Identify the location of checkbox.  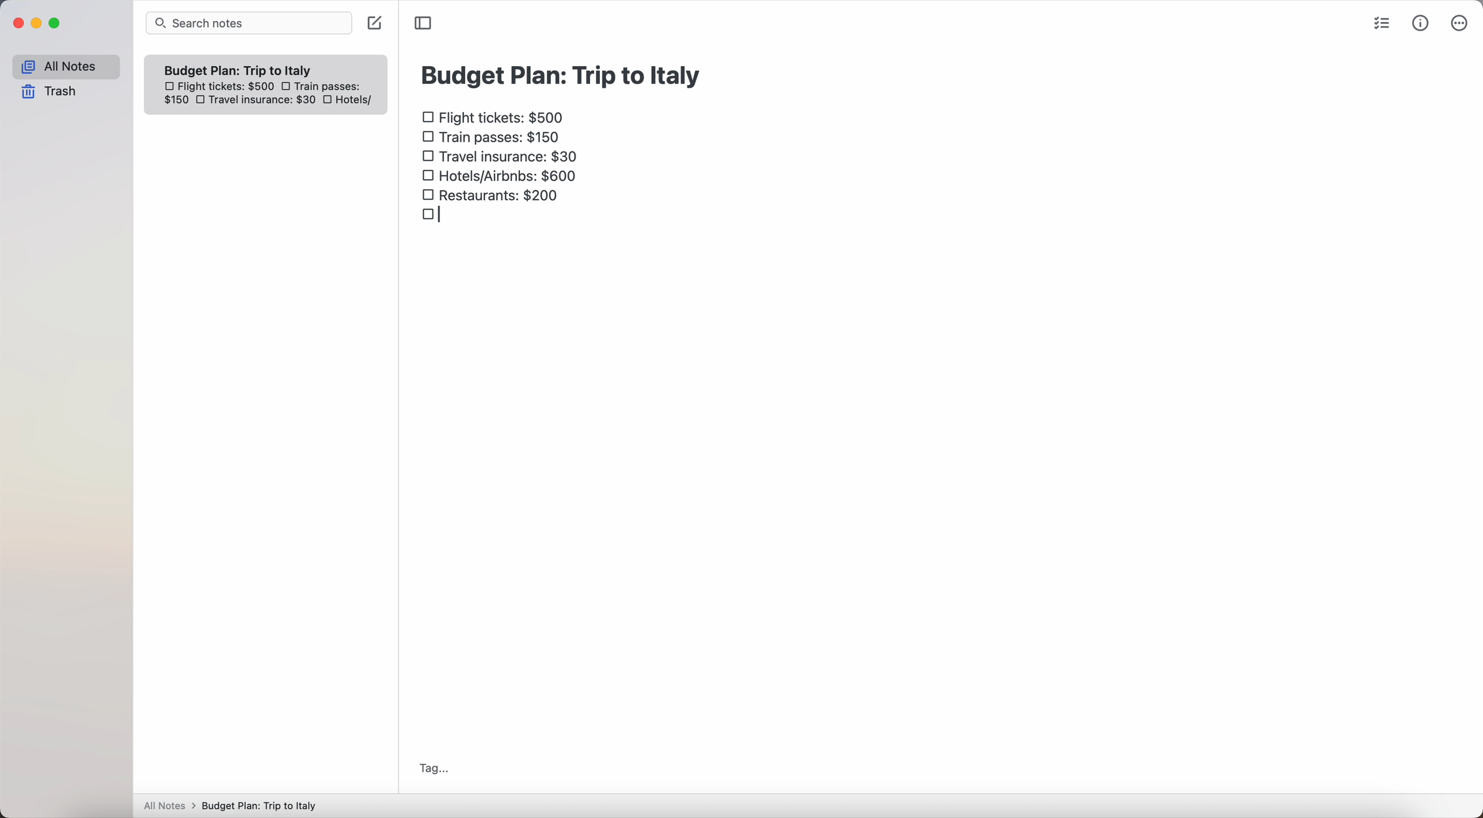
(201, 102).